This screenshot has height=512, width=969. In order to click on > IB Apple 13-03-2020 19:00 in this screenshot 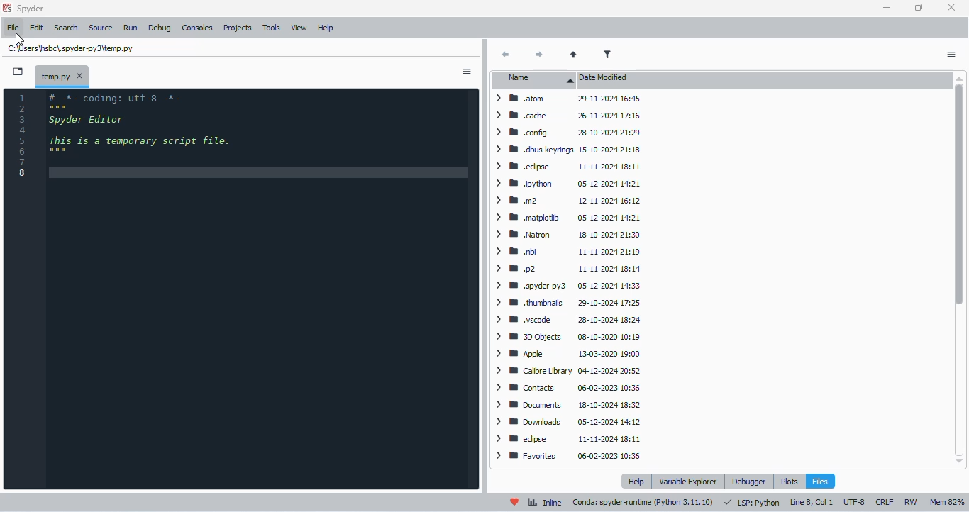, I will do `click(566, 354)`.